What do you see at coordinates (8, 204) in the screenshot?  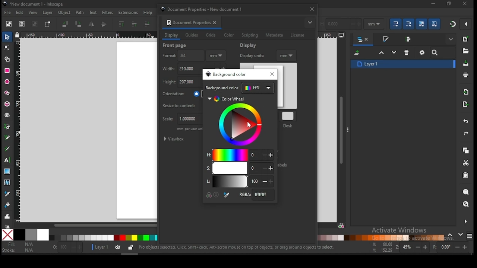 I see `paint bucket tool` at bounding box center [8, 204].